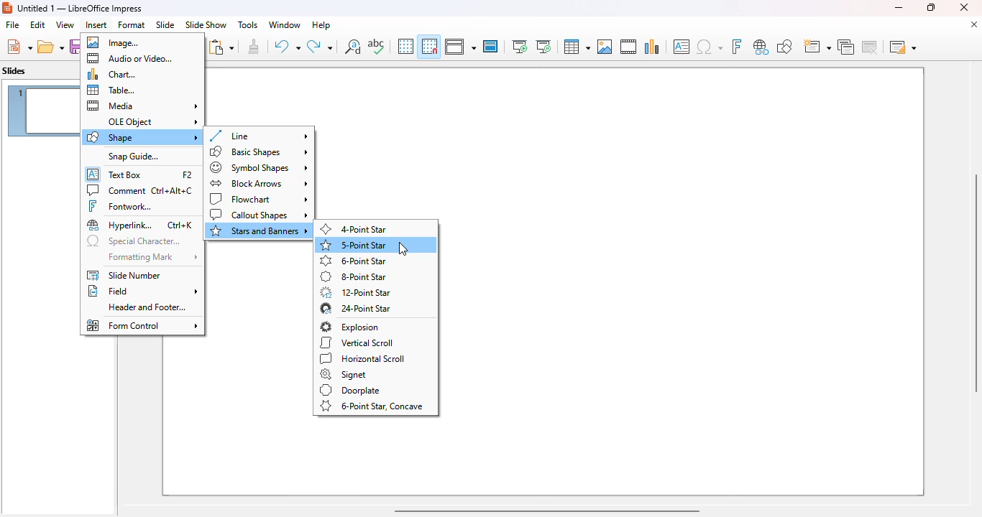  I want to click on minimize, so click(898, 7).